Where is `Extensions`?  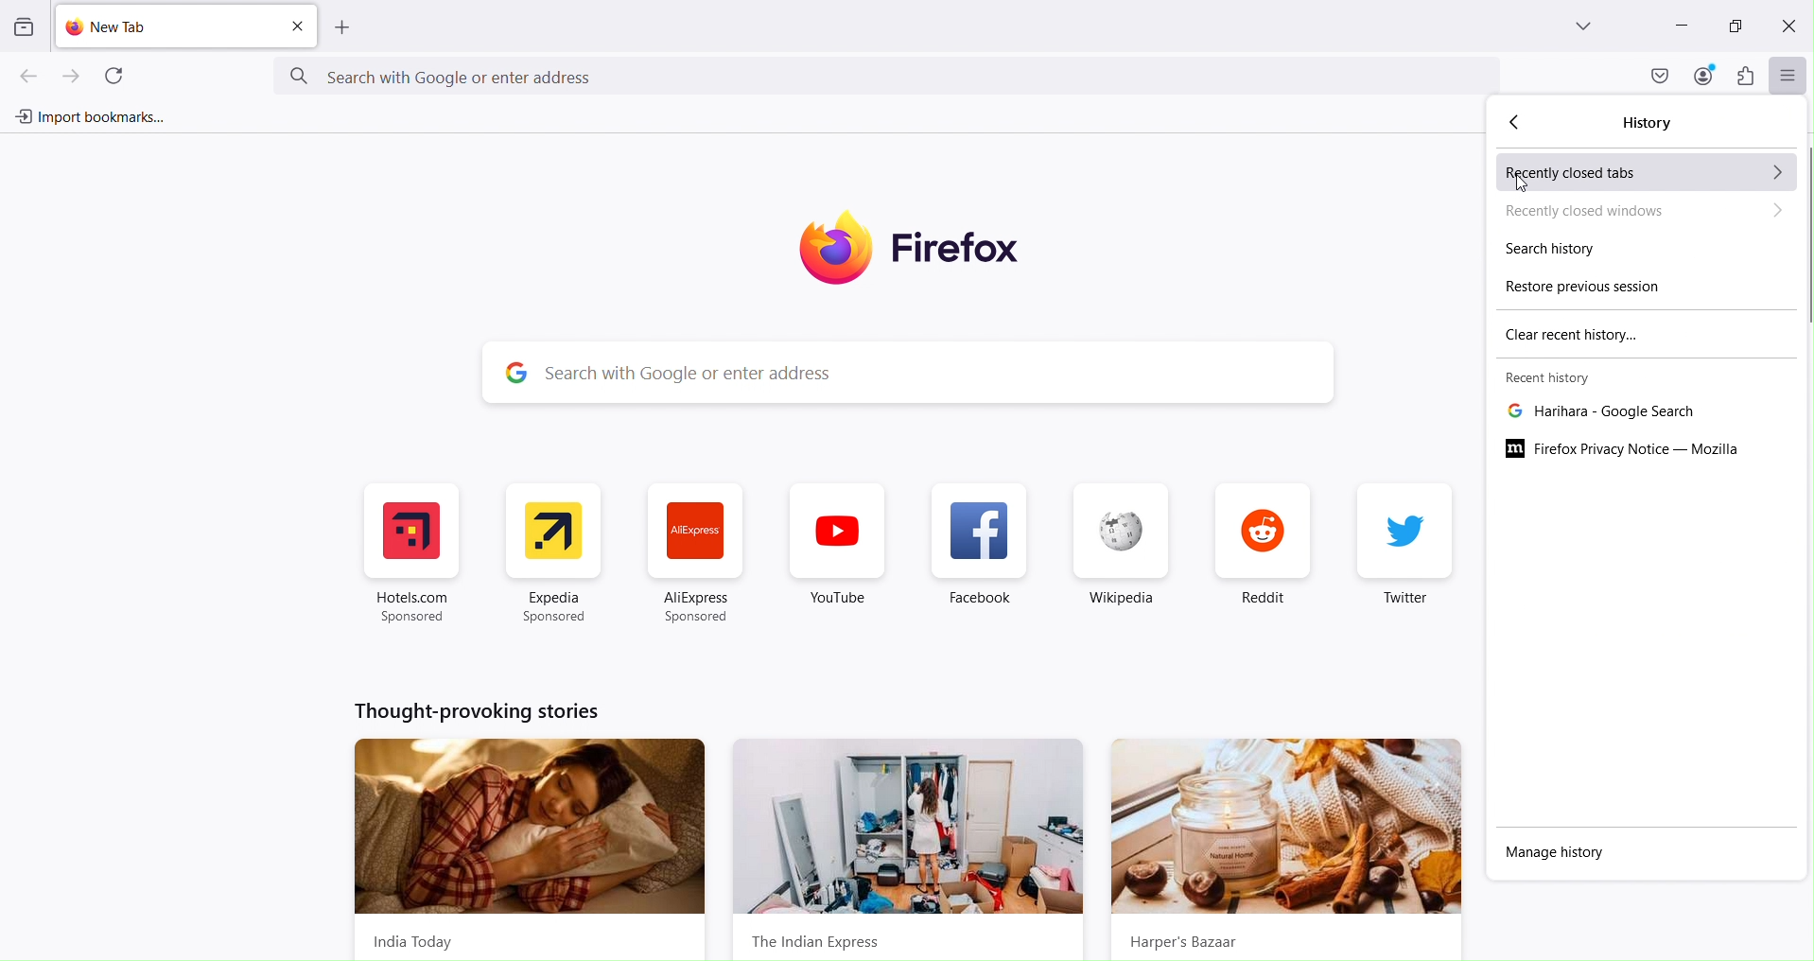
Extensions is located at coordinates (1747, 76).